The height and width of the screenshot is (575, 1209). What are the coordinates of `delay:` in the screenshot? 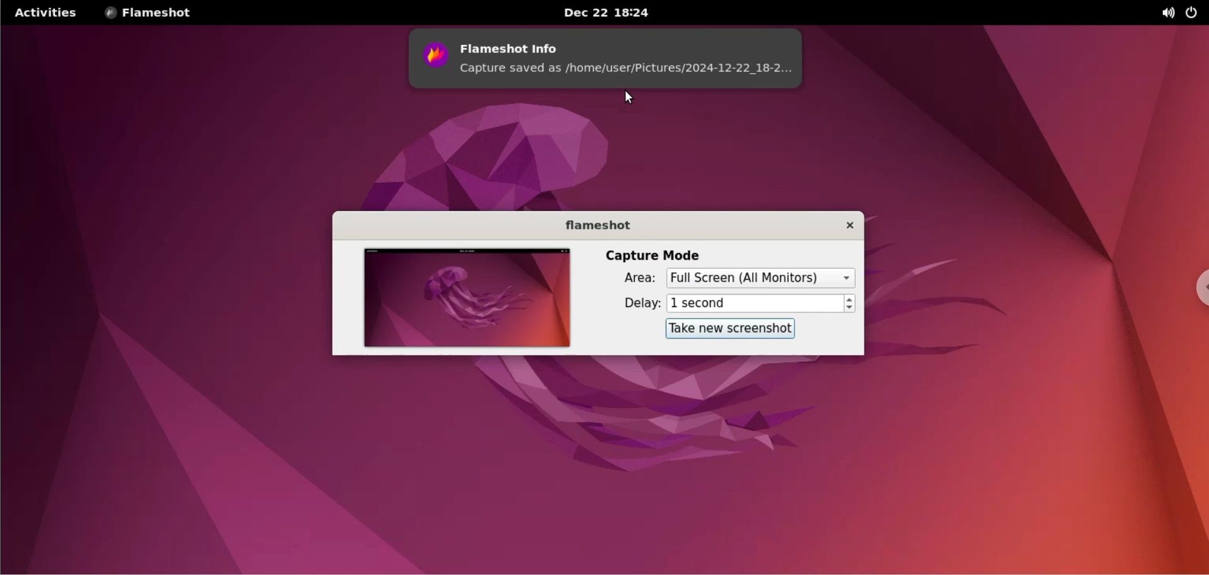 It's located at (632, 302).